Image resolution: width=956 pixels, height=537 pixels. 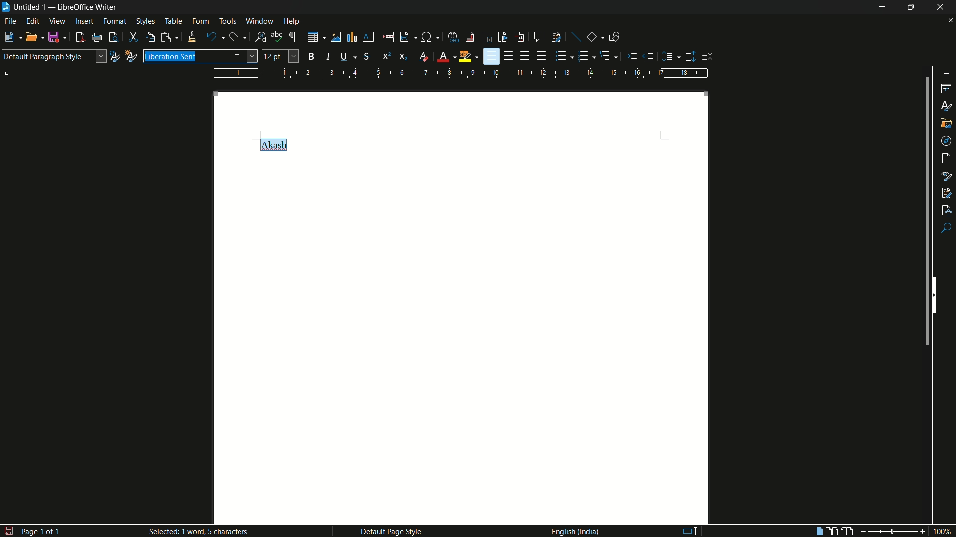 What do you see at coordinates (84, 21) in the screenshot?
I see `insert menu` at bounding box center [84, 21].